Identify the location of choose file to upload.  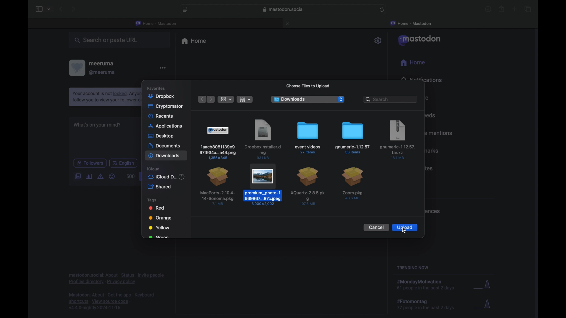
(308, 86).